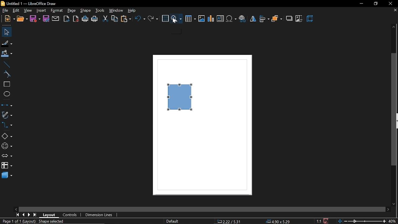  What do you see at coordinates (394, 11) in the screenshot?
I see `close current tab` at bounding box center [394, 11].